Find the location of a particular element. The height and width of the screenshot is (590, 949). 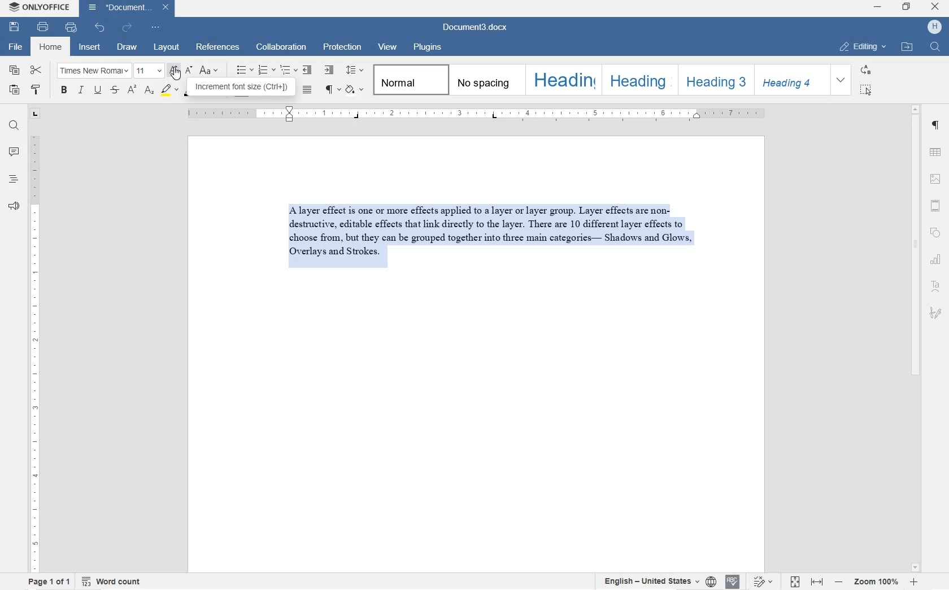

STRIKETHROUGH is located at coordinates (115, 90).